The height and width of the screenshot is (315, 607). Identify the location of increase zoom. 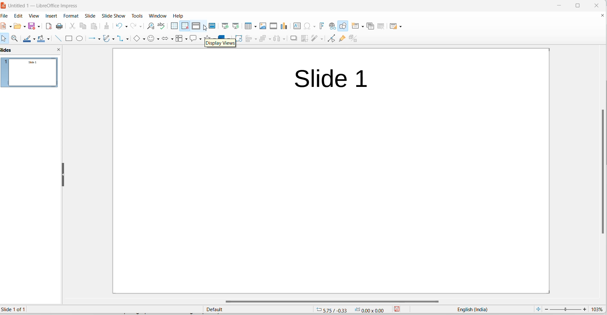
(585, 310).